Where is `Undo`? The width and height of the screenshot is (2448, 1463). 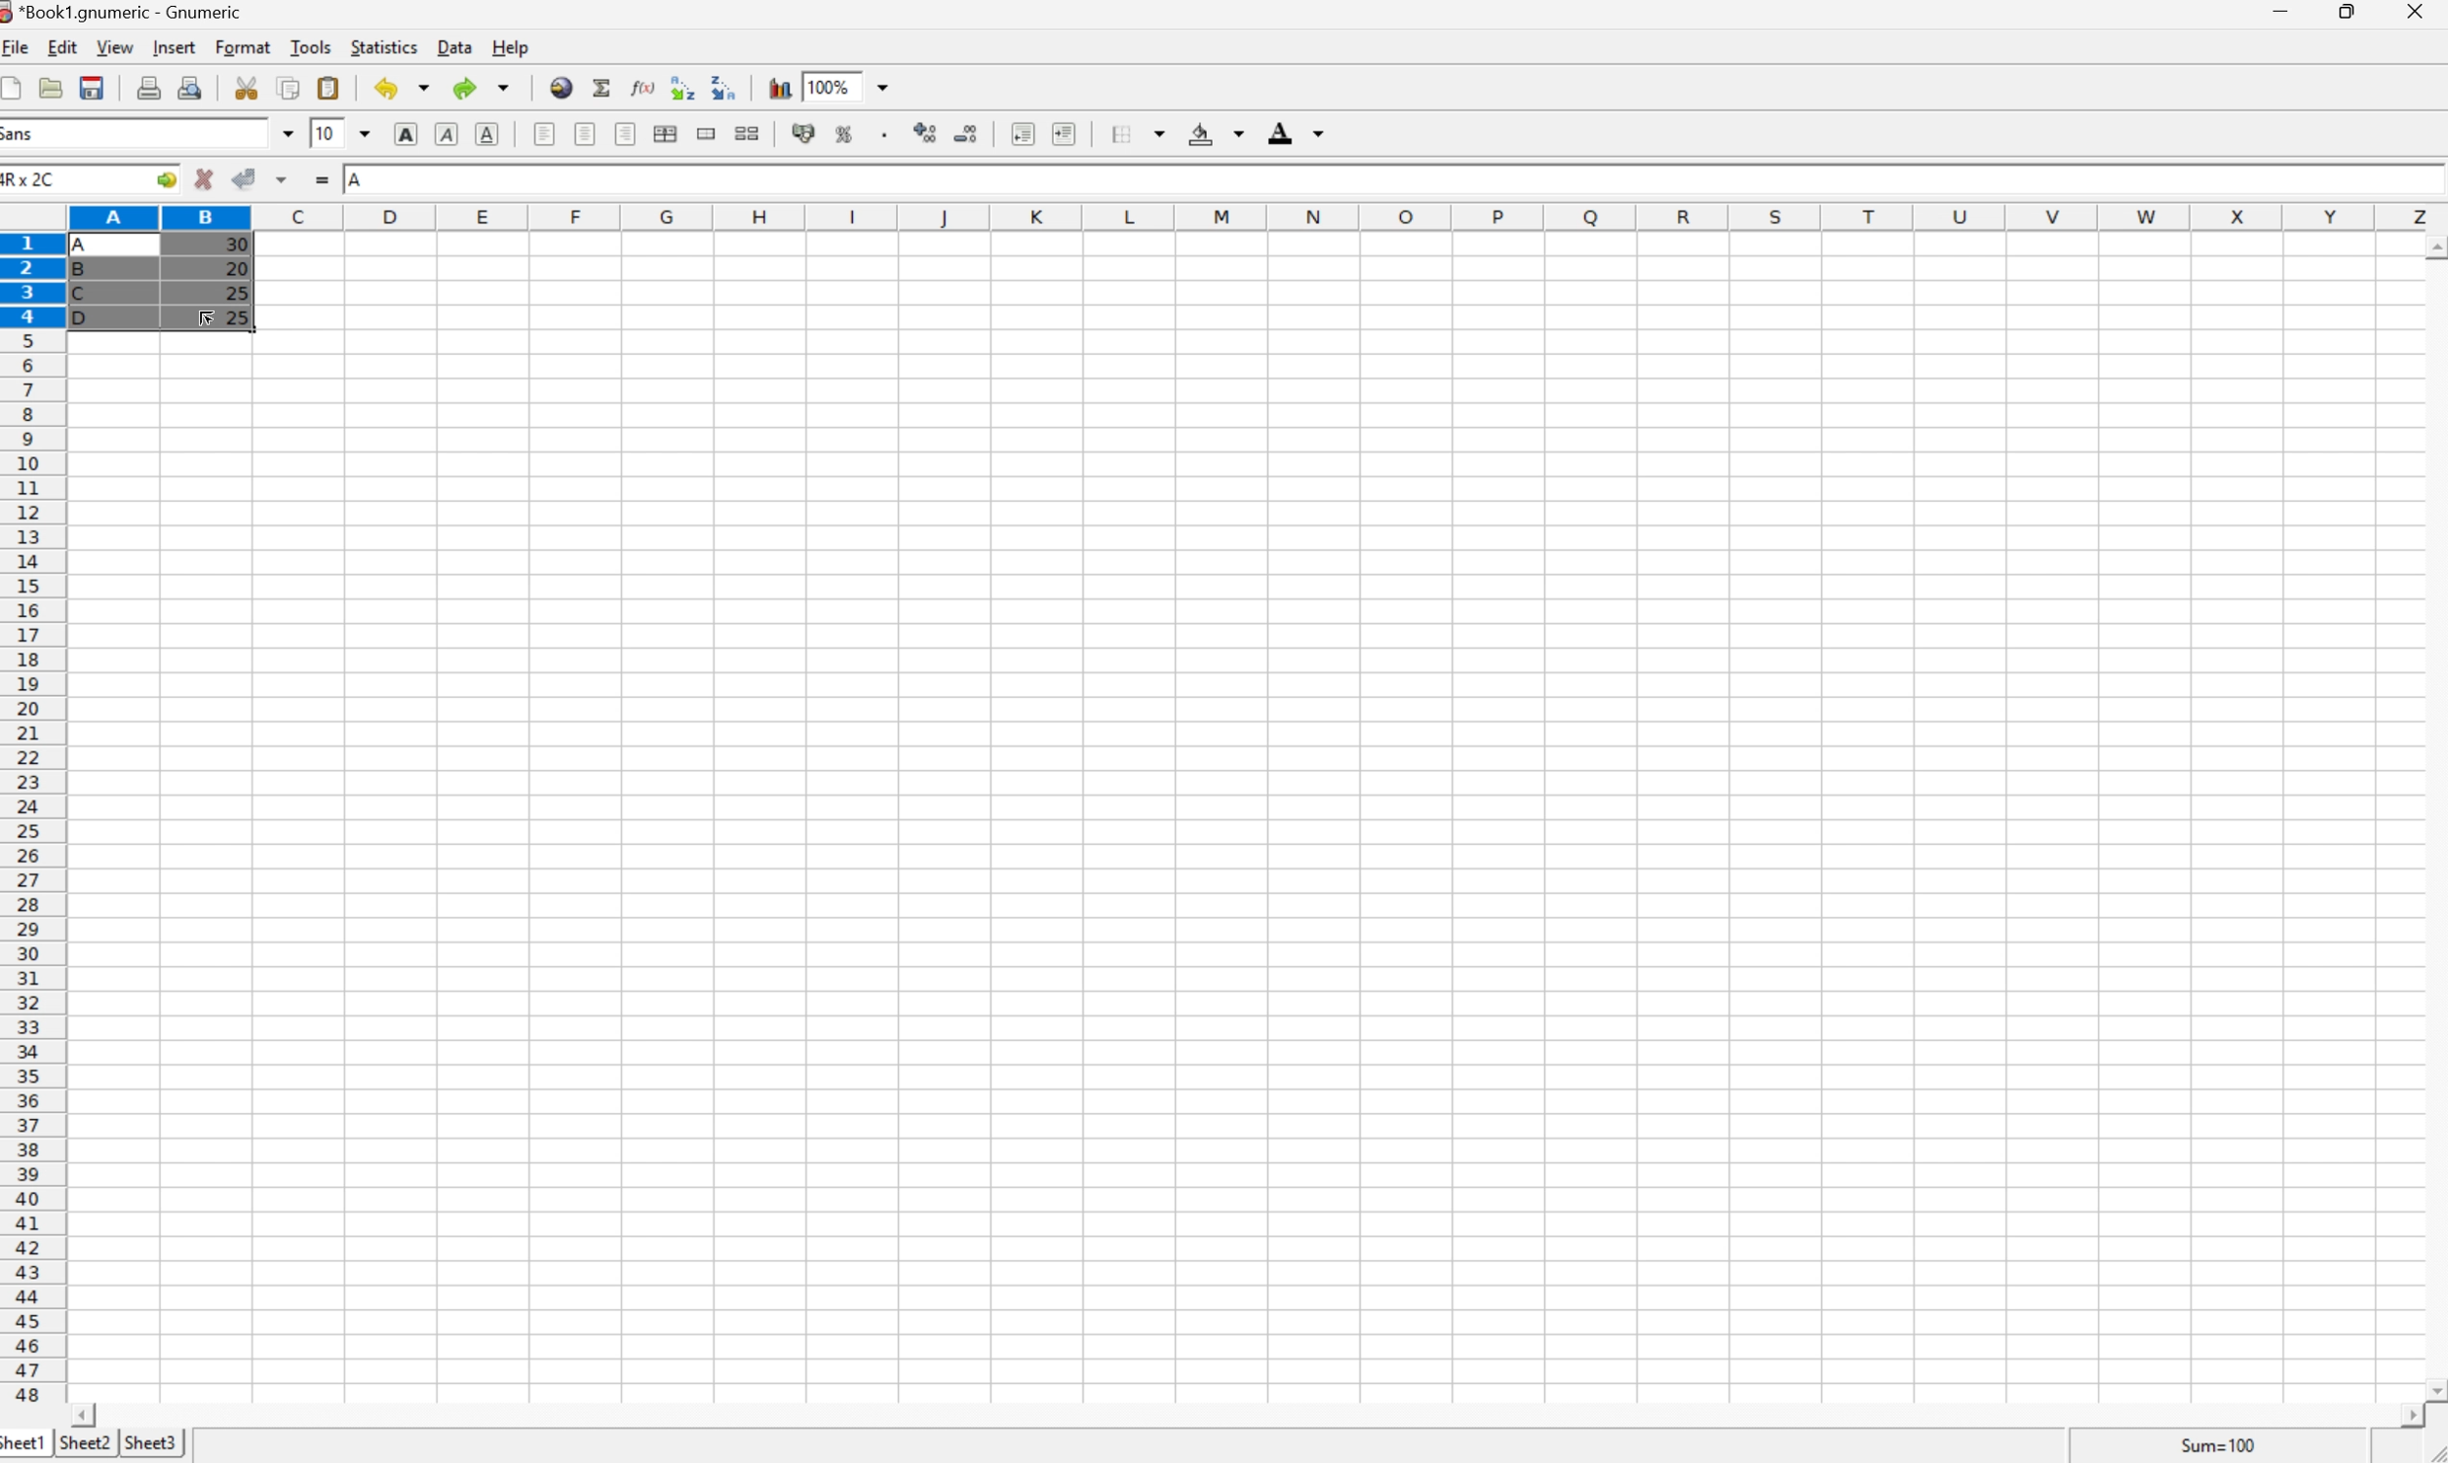
Undo is located at coordinates (401, 88).